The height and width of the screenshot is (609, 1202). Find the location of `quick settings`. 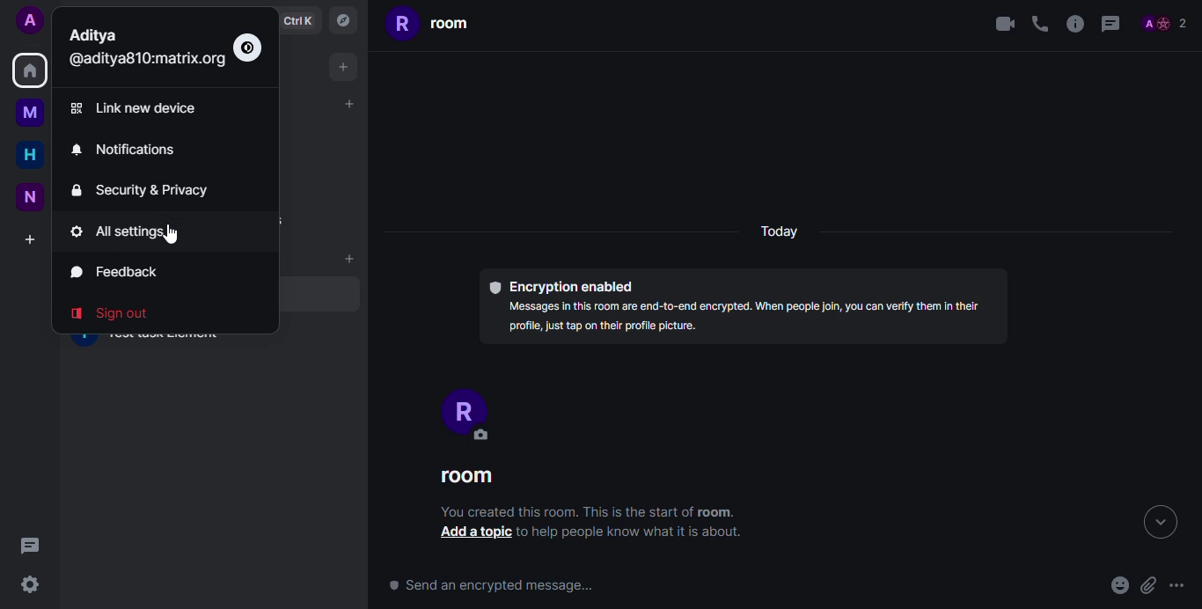

quick settings is located at coordinates (27, 583).